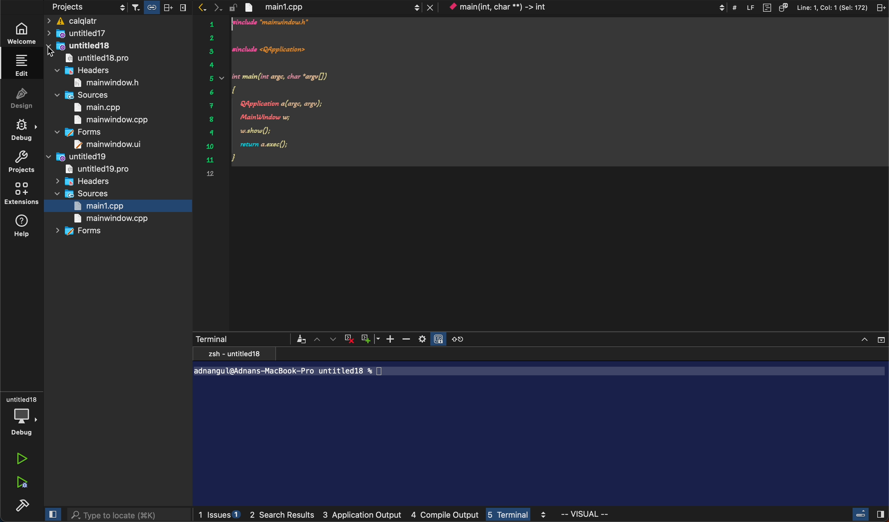 The image size is (889, 522). Describe the element at coordinates (546, 97) in the screenshot. I see `code` at that location.